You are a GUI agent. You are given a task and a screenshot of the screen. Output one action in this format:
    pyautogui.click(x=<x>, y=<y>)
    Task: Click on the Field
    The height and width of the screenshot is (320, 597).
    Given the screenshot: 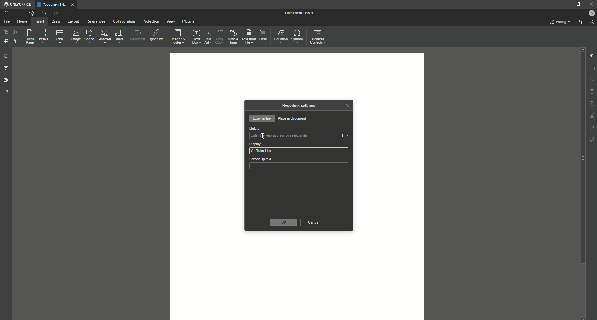 What is the action you would take?
    pyautogui.click(x=263, y=35)
    